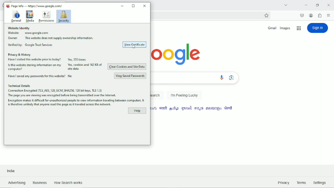 The image size is (334, 188). Describe the element at coordinates (299, 28) in the screenshot. I see `Google applications` at that location.